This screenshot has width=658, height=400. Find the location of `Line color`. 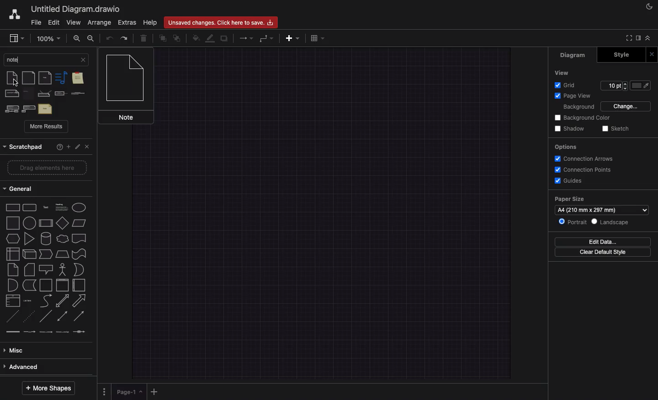

Line color is located at coordinates (210, 38).